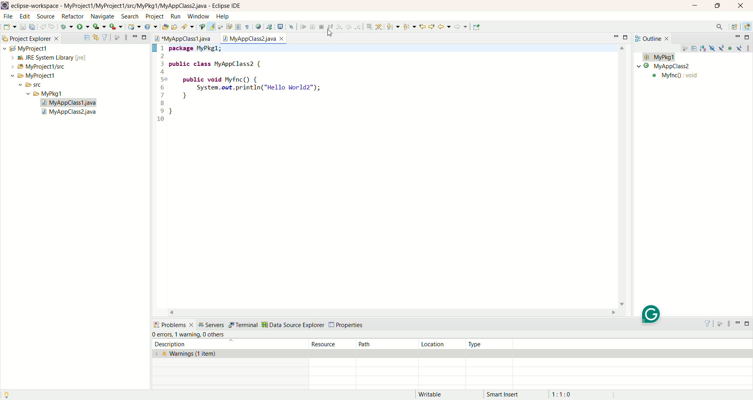  I want to click on servers, so click(211, 324).